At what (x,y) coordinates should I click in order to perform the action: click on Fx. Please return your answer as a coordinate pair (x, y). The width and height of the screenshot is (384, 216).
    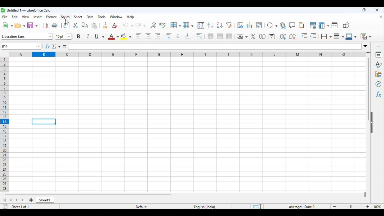
    Looking at the image, I should click on (378, 94).